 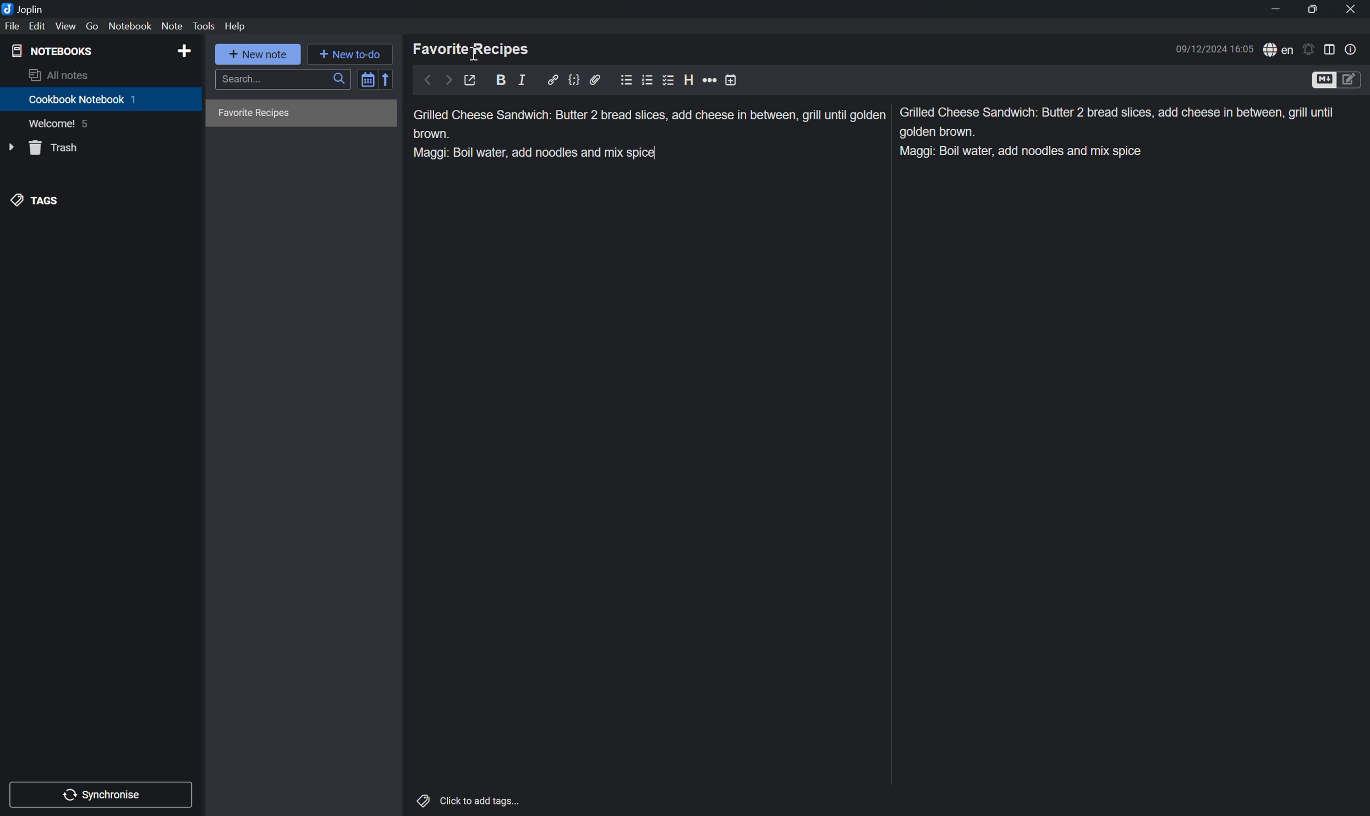 I want to click on Insert time, so click(x=731, y=79).